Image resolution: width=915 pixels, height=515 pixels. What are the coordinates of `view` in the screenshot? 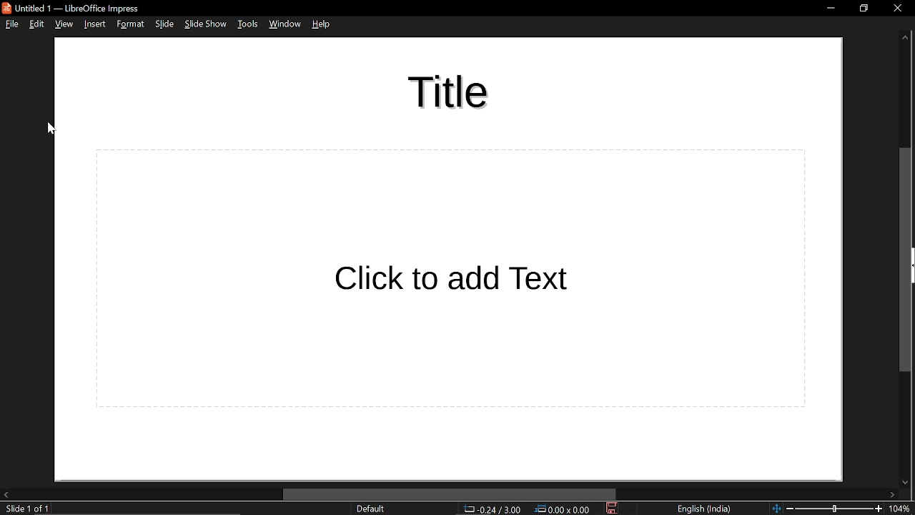 It's located at (67, 24).